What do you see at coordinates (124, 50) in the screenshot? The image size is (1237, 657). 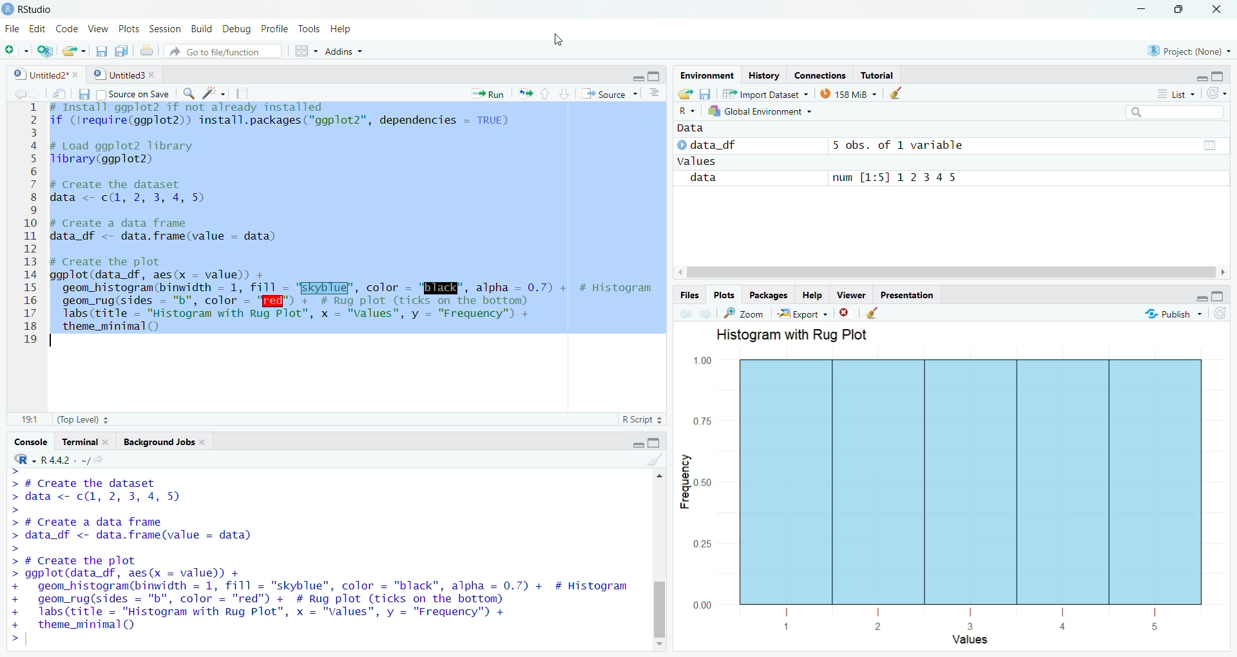 I see `Save all documents` at bounding box center [124, 50].